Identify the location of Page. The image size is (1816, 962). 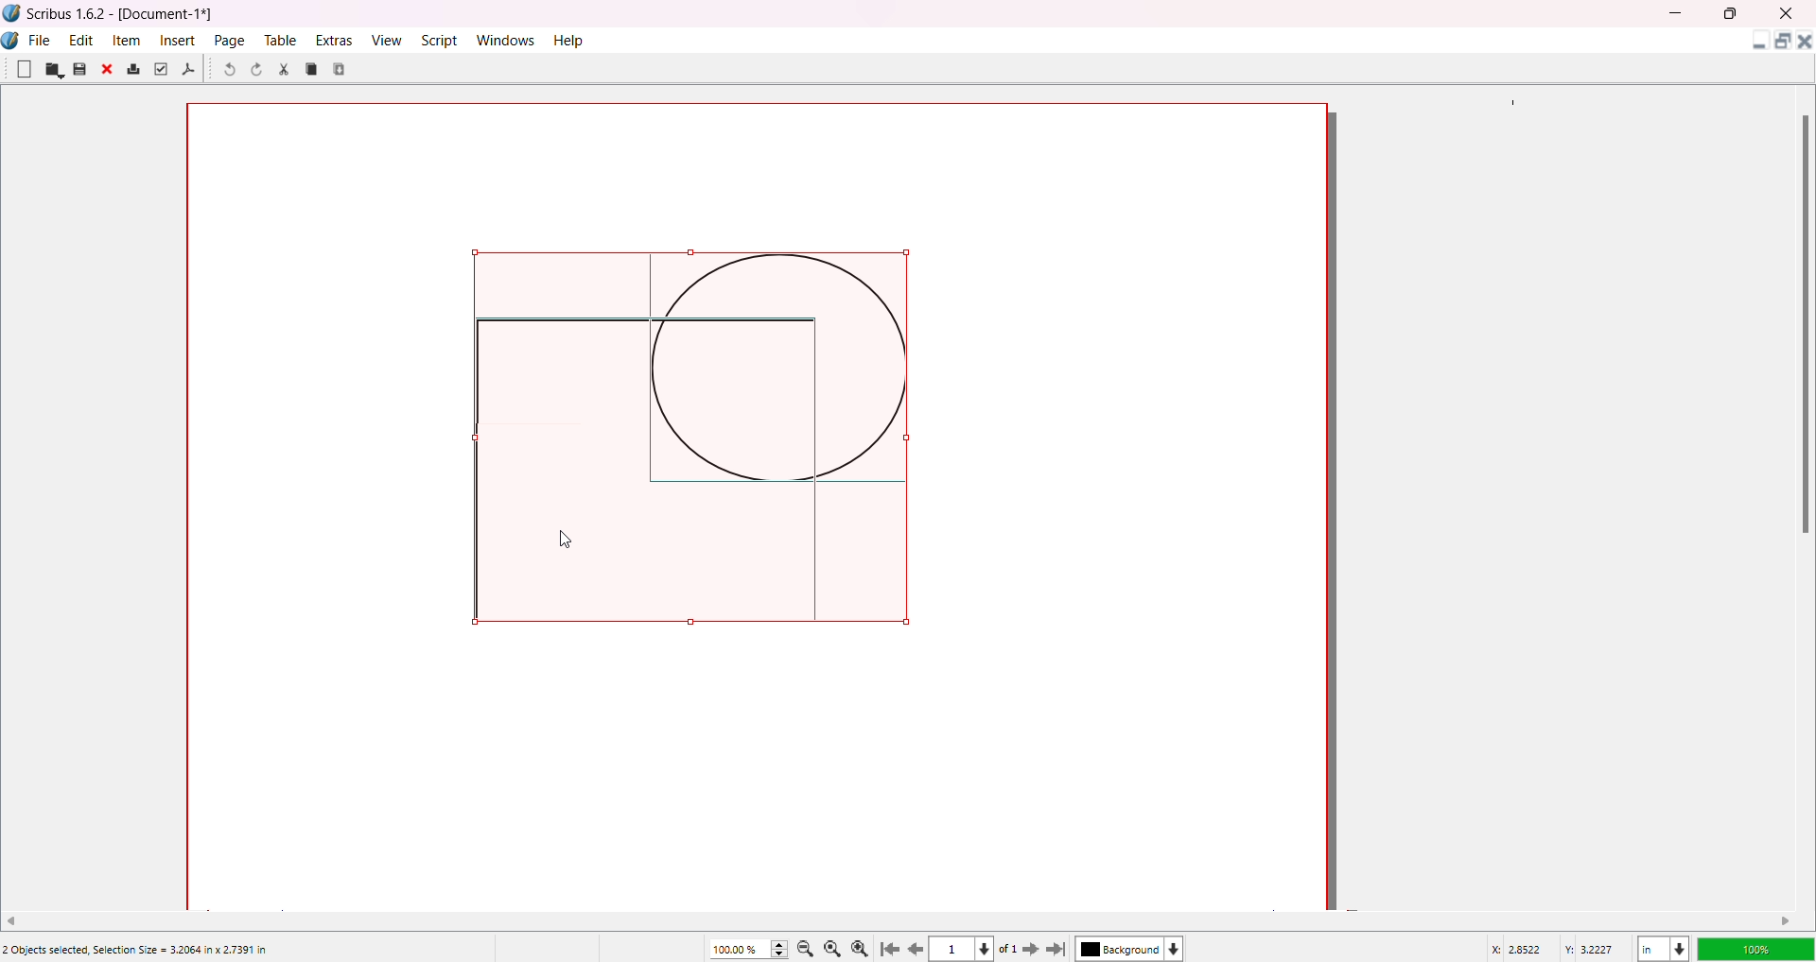
(231, 40).